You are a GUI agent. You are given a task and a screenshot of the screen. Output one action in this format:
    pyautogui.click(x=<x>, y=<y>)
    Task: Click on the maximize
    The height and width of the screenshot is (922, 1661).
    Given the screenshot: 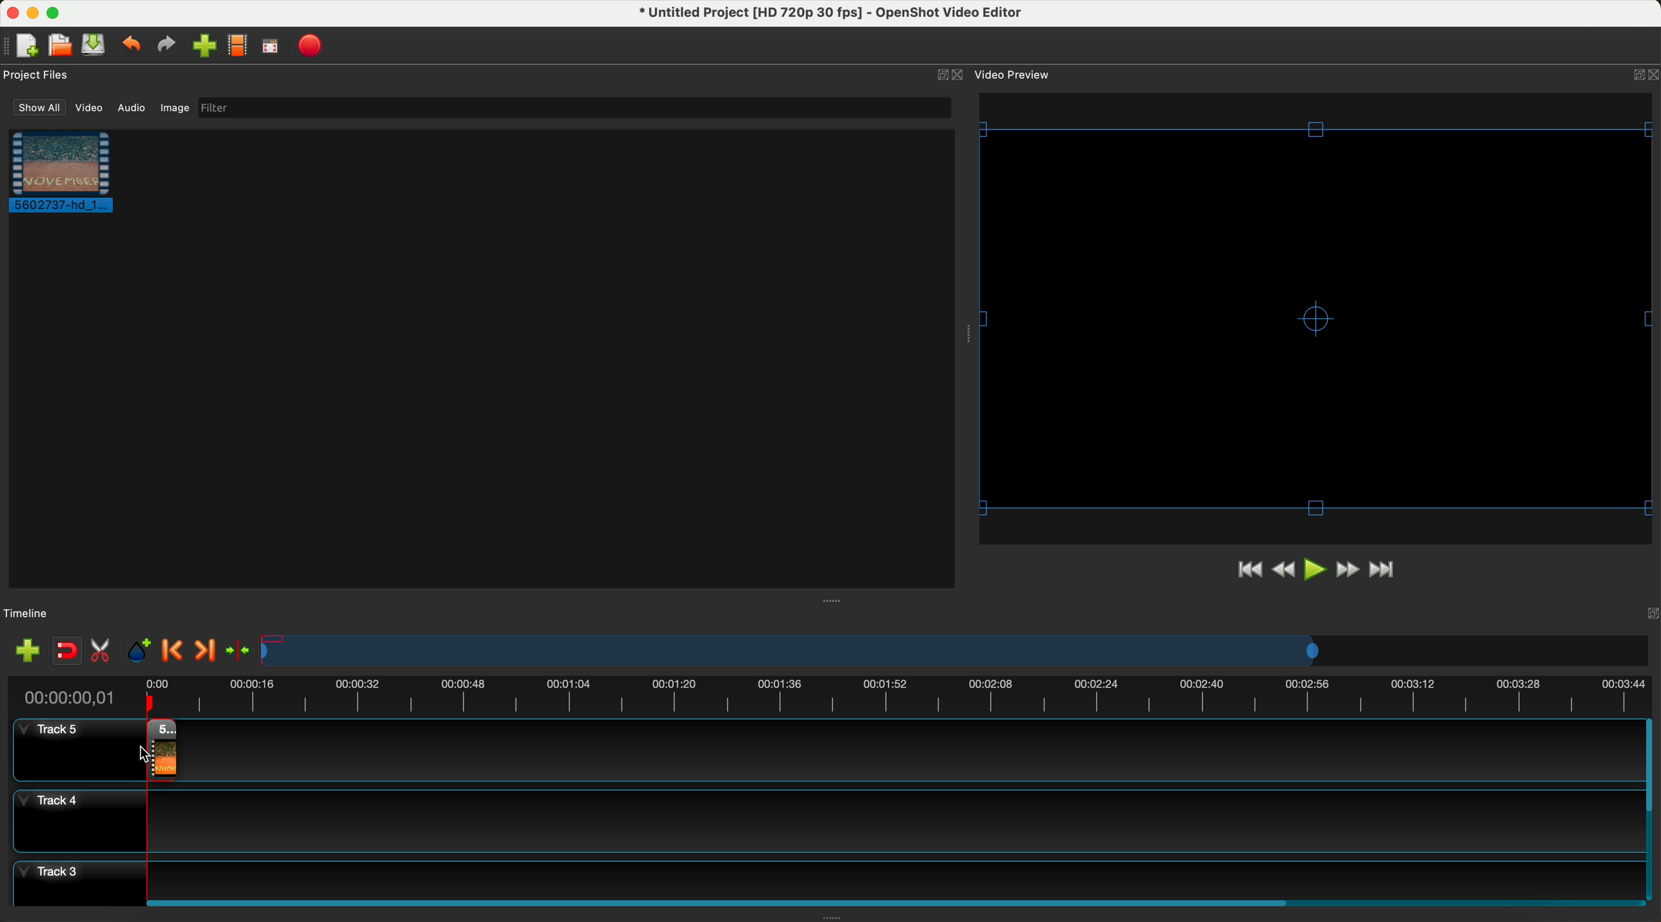 What is the action you would take?
    pyautogui.click(x=57, y=13)
    